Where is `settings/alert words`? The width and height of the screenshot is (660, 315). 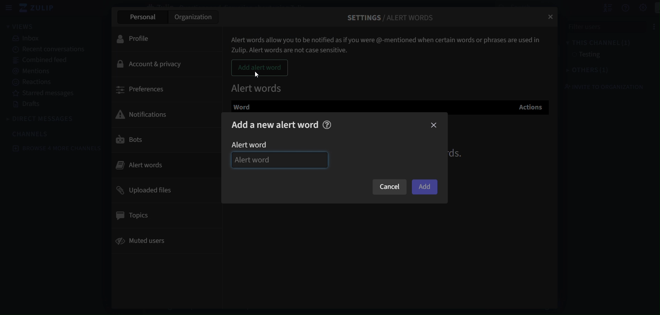
settings/alert words is located at coordinates (391, 15).